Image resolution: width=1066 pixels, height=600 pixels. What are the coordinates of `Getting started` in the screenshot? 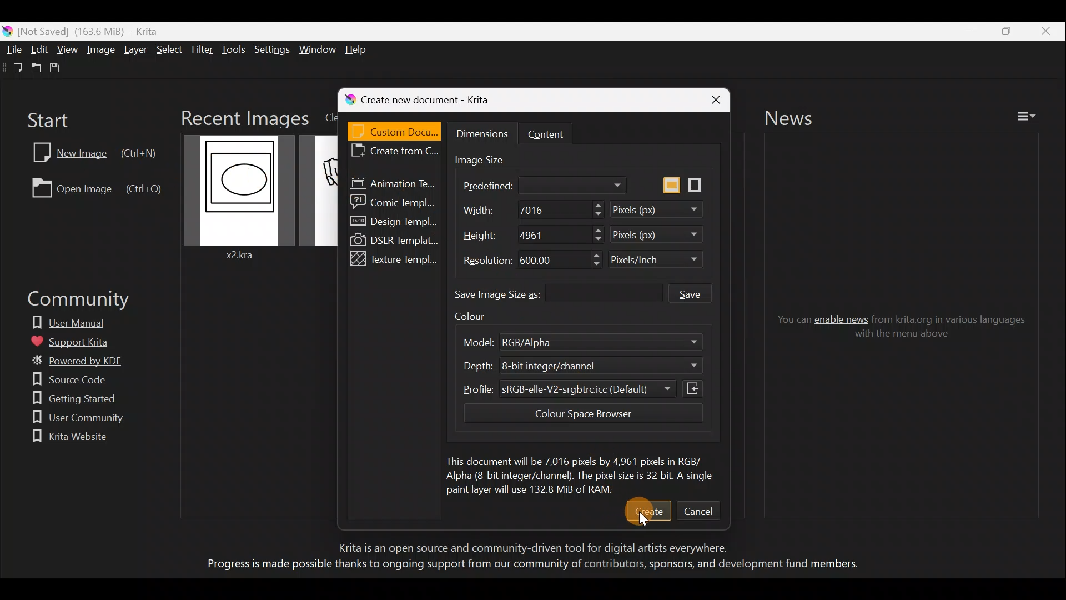 It's located at (67, 397).